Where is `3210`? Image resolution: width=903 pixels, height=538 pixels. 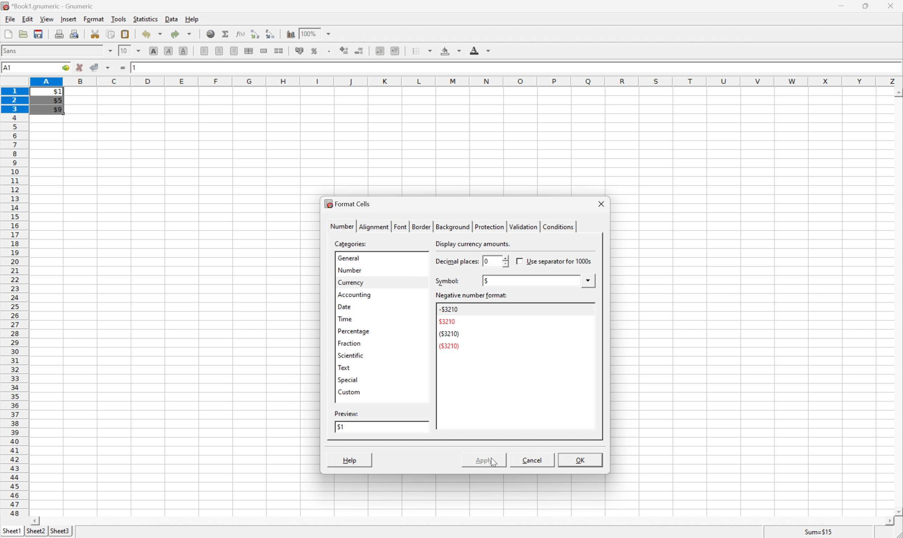
3210 is located at coordinates (447, 322).